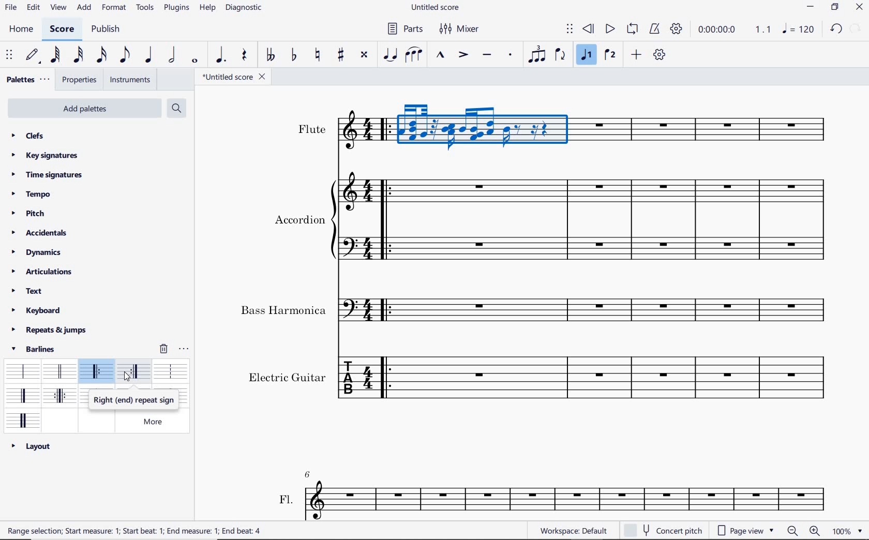 This screenshot has width=869, height=540. What do you see at coordinates (124, 55) in the screenshot?
I see `eighth note` at bounding box center [124, 55].